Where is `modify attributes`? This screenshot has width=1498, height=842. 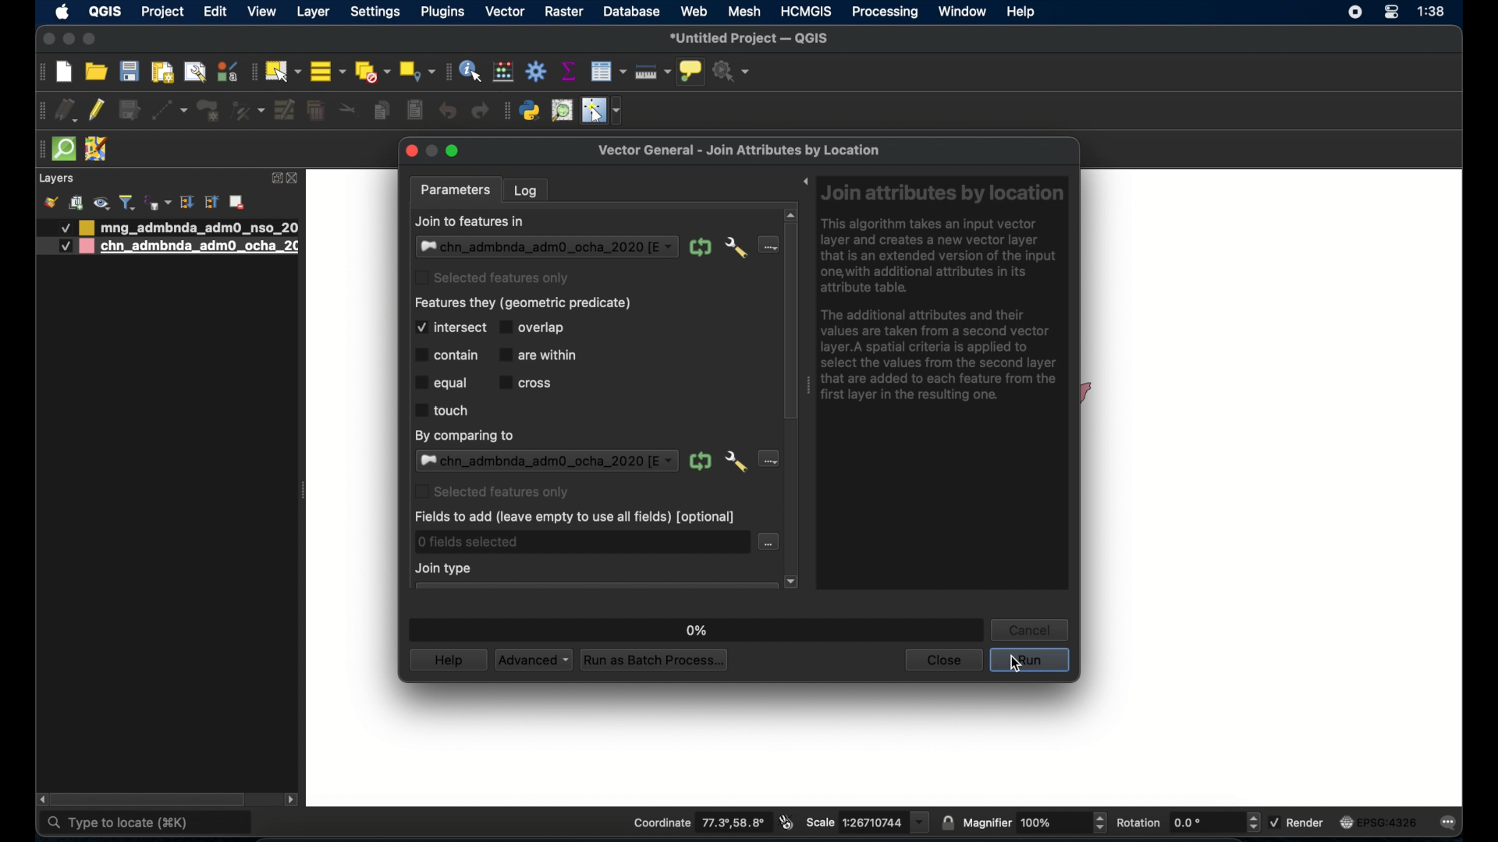 modify attributes is located at coordinates (283, 111).